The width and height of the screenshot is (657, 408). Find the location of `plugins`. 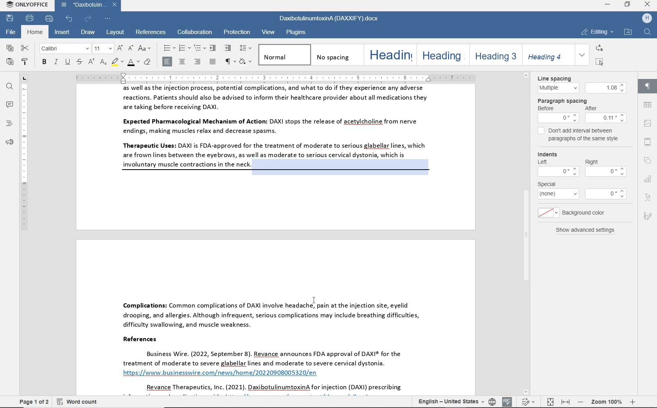

plugins is located at coordinates (297, 32).